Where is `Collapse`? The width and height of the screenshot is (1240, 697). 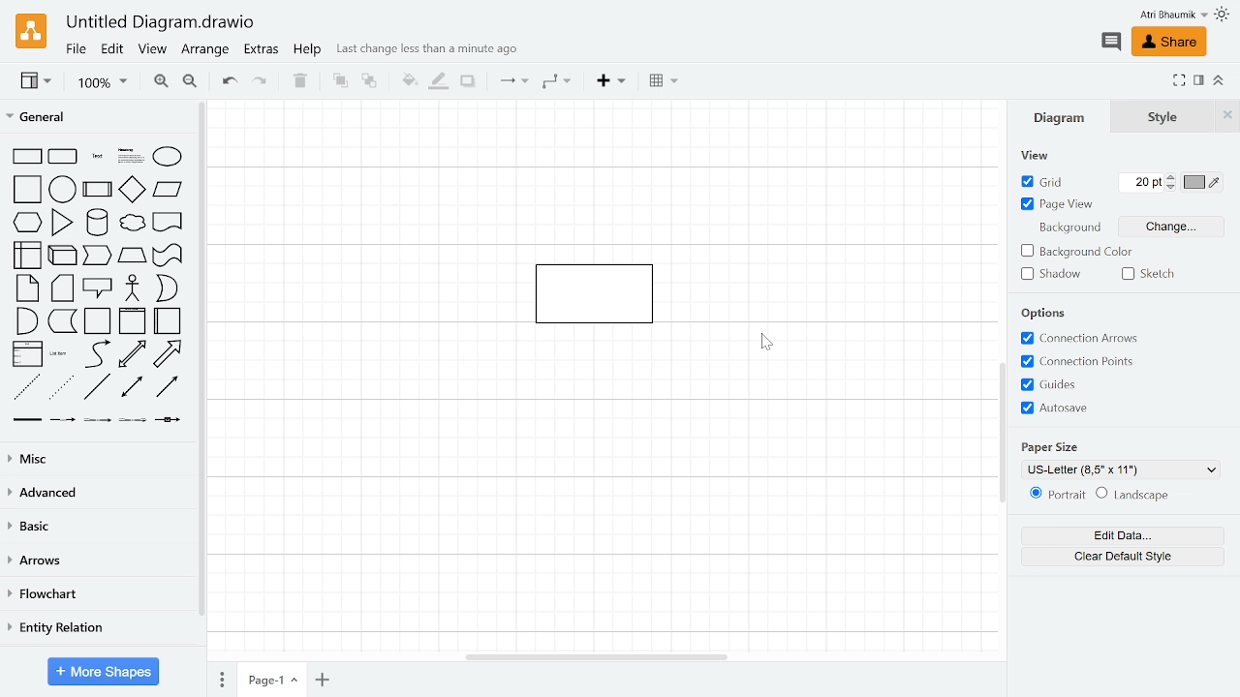 Collapse is located at coordinates (1219, 81).